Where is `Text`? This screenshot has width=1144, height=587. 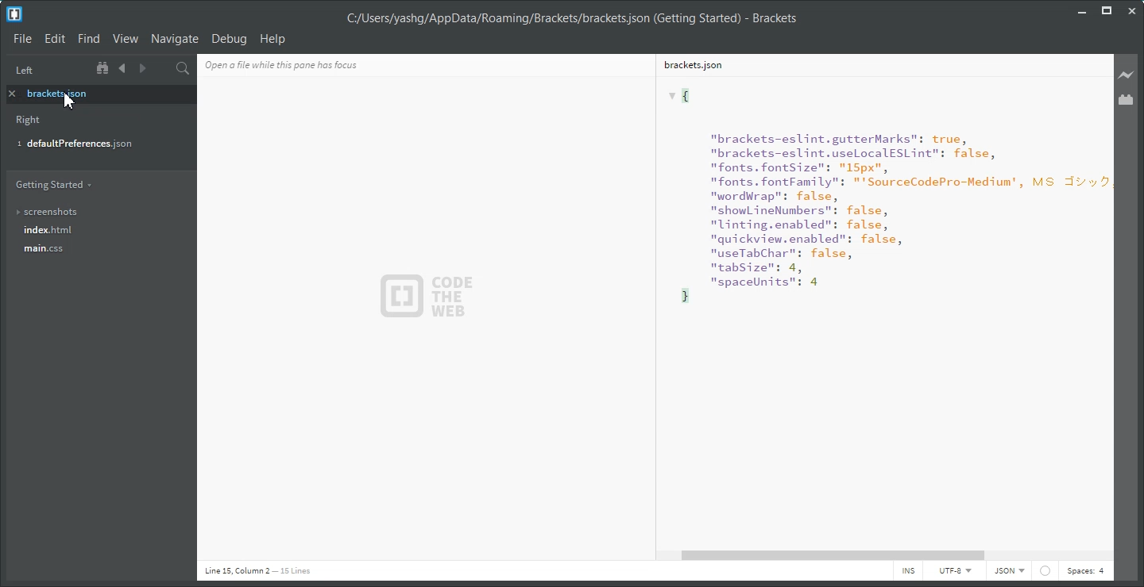 Text is located at coordinates (257, 571).